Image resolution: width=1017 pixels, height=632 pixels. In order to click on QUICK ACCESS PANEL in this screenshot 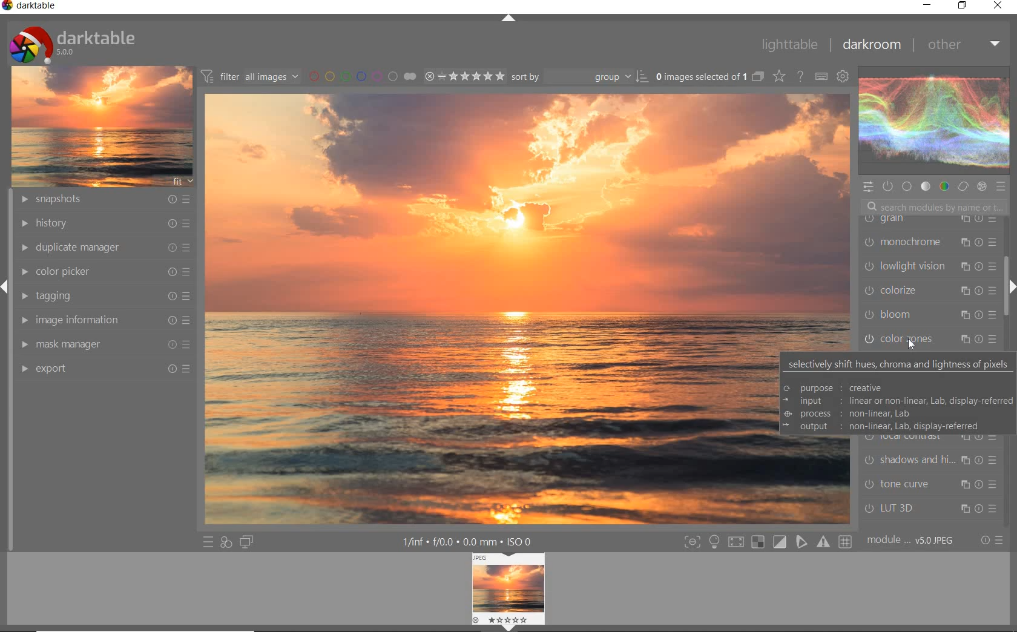, I will do `click(869, 186)`.